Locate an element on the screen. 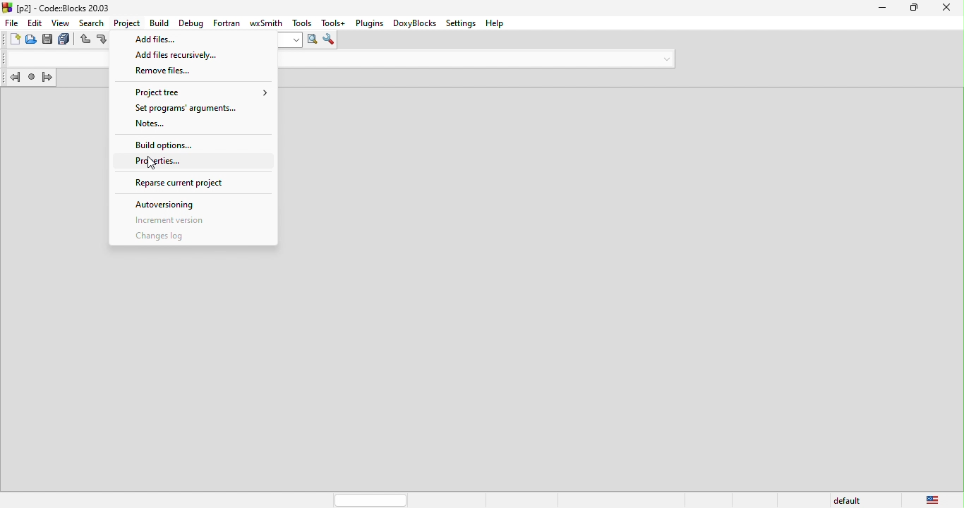 The height and width of the screenshot is (508, 964). plugins is located at coordinates (368, 23).